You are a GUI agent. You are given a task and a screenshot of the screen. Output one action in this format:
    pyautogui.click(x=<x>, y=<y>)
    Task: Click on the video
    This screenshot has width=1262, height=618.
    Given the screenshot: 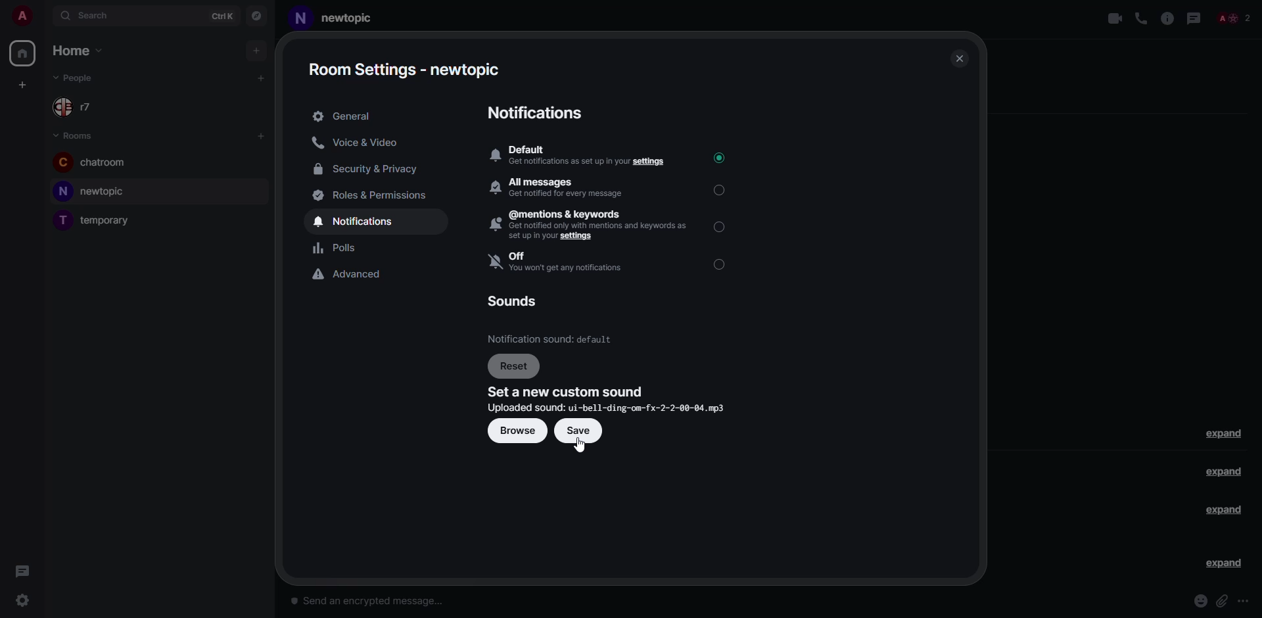 What is the action you would take?
    pyautogui.click(x=1116, y=18)
    